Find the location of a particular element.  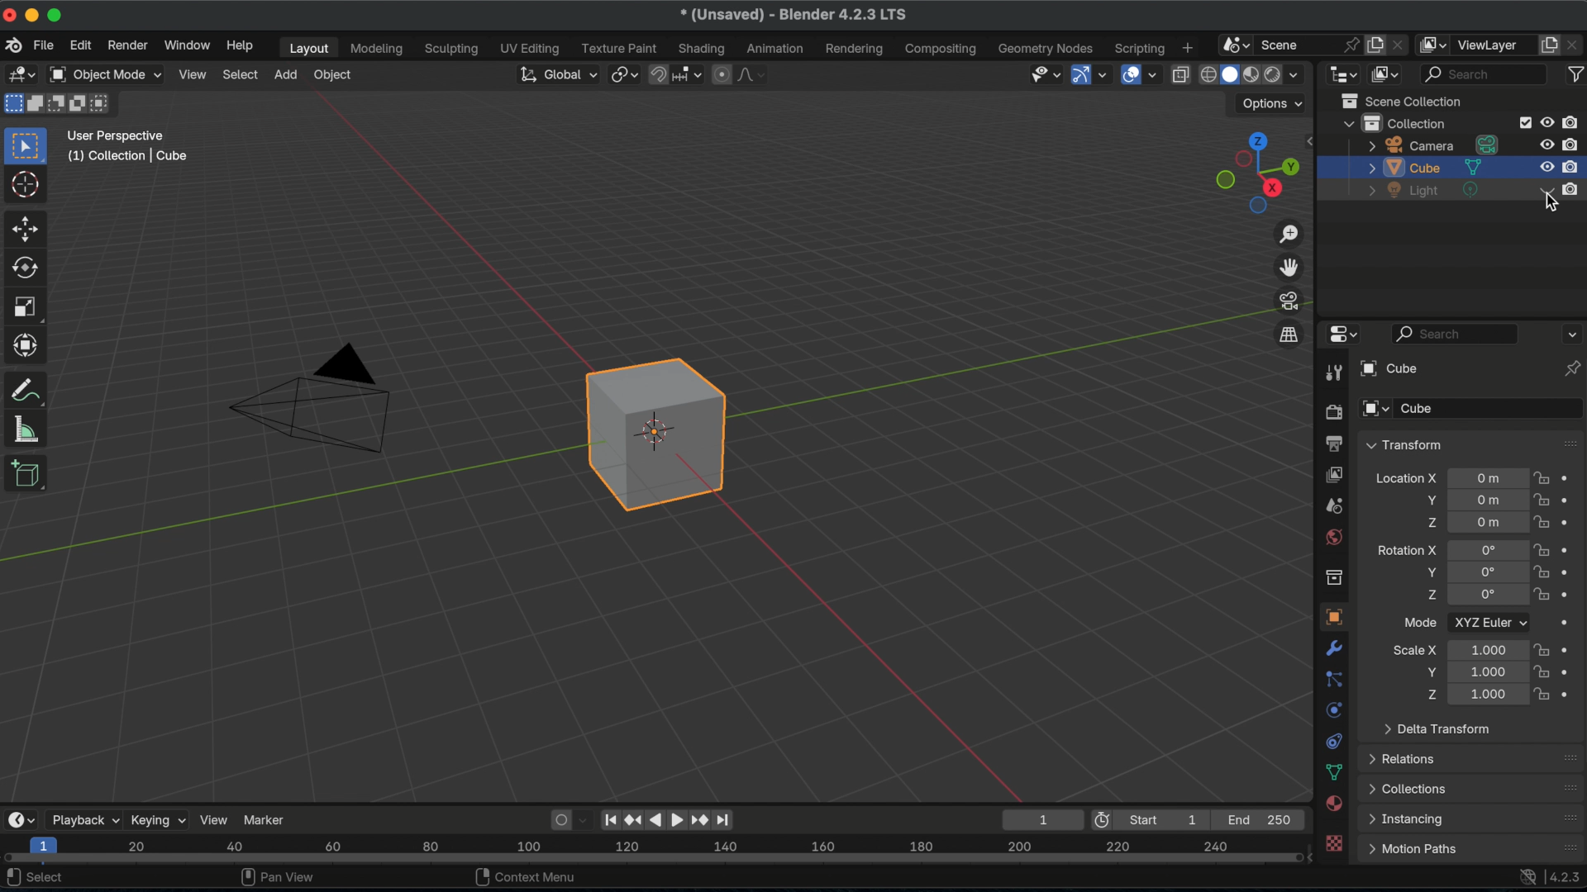

drag handle is located at coordinates (1569, 444).